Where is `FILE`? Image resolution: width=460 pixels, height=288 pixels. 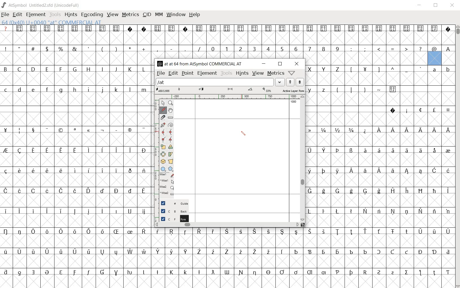 FILE is located at coordinates (5, 15).